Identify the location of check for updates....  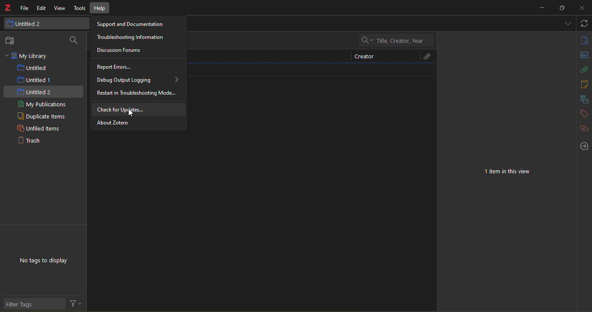
(124, 110).